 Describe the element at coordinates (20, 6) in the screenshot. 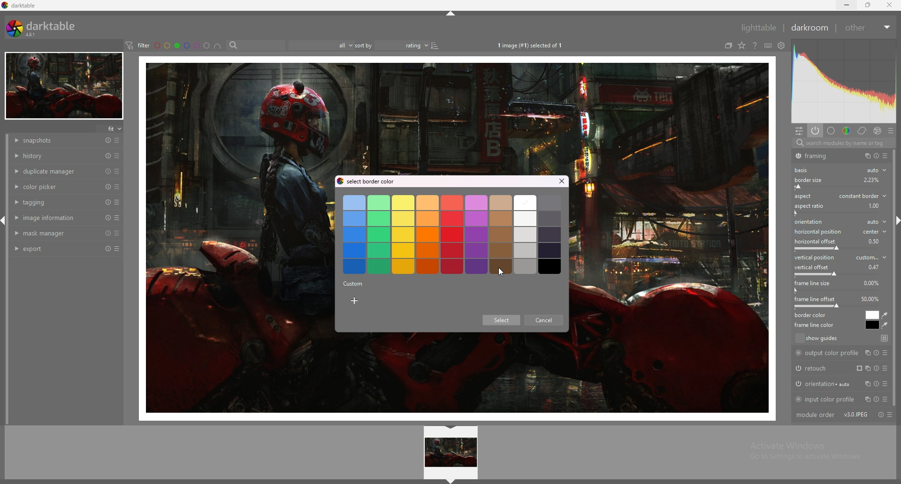

I see `darktable` at that location.